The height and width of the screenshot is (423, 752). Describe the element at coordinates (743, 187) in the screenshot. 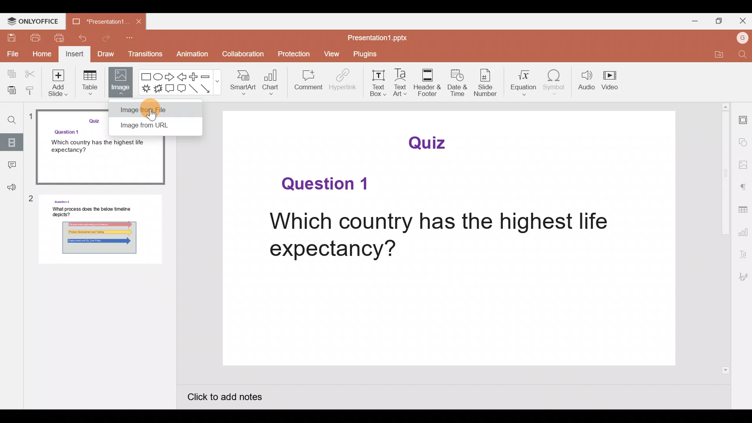

I see `Paragraph settings` at that location.